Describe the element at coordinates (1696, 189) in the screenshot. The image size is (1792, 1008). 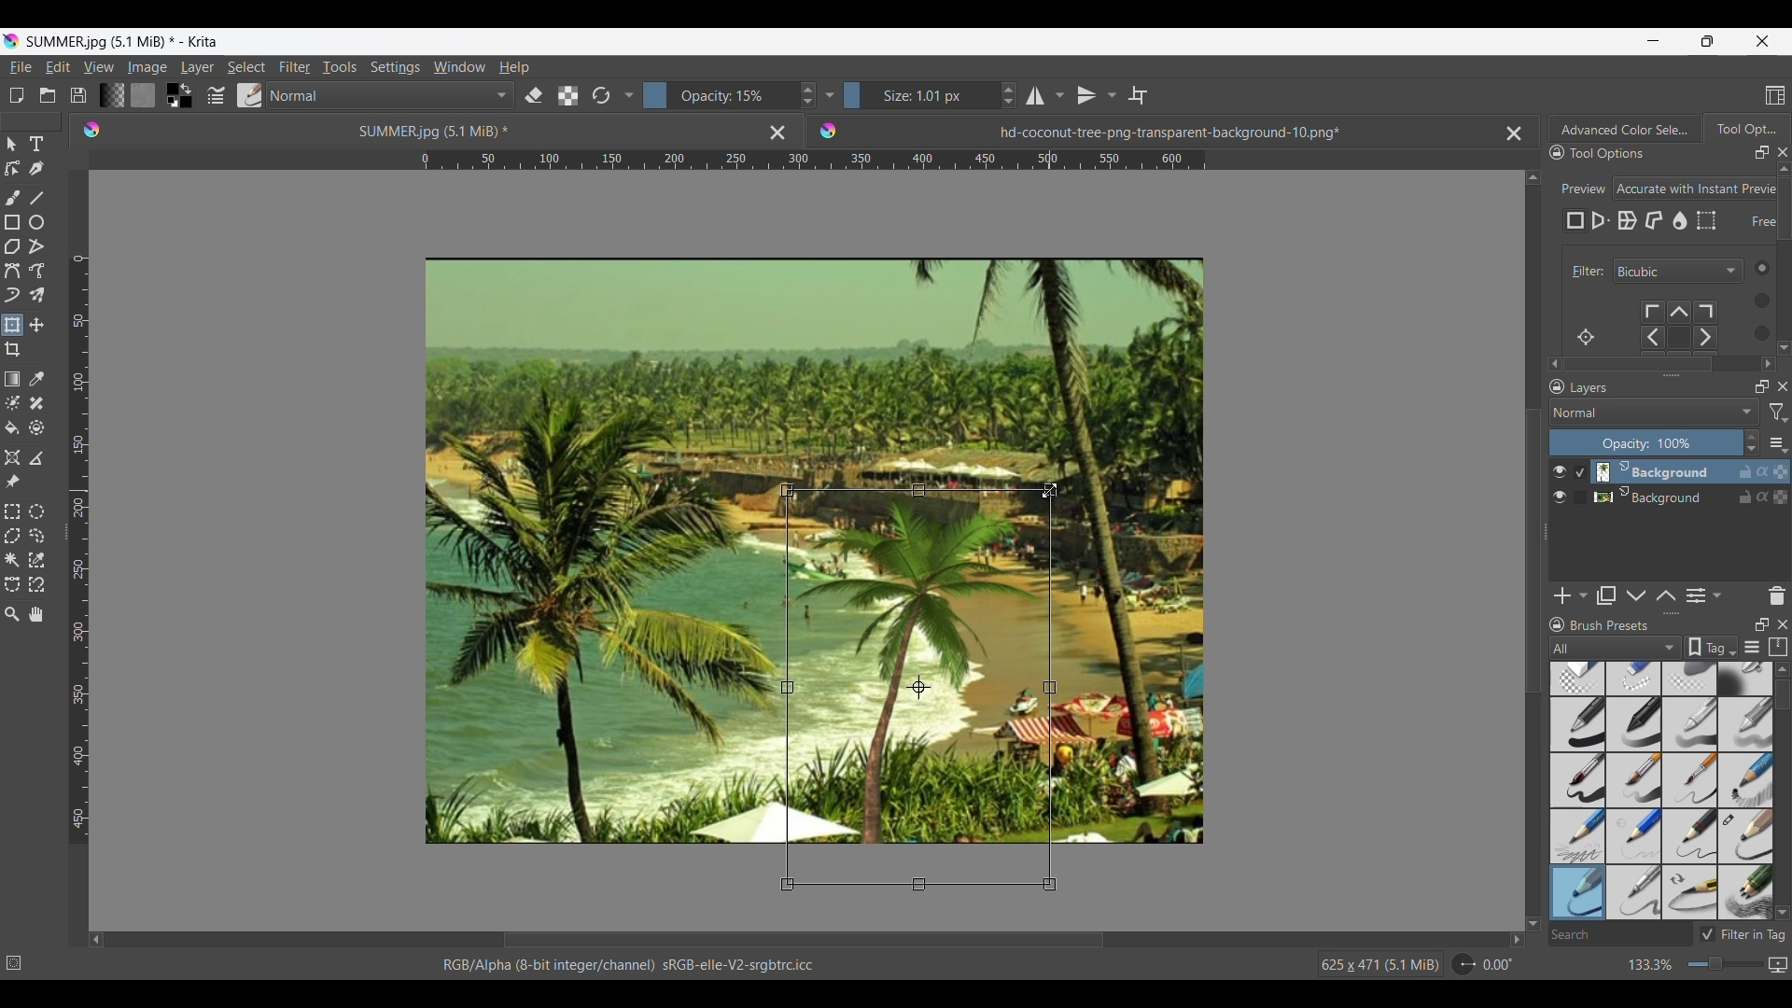
I see `Preview options` at that location.